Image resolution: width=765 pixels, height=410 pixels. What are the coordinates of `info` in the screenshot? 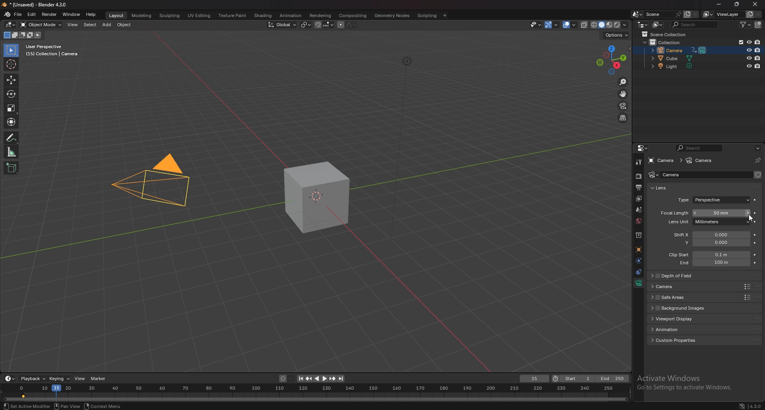 It's located at (52, 51).